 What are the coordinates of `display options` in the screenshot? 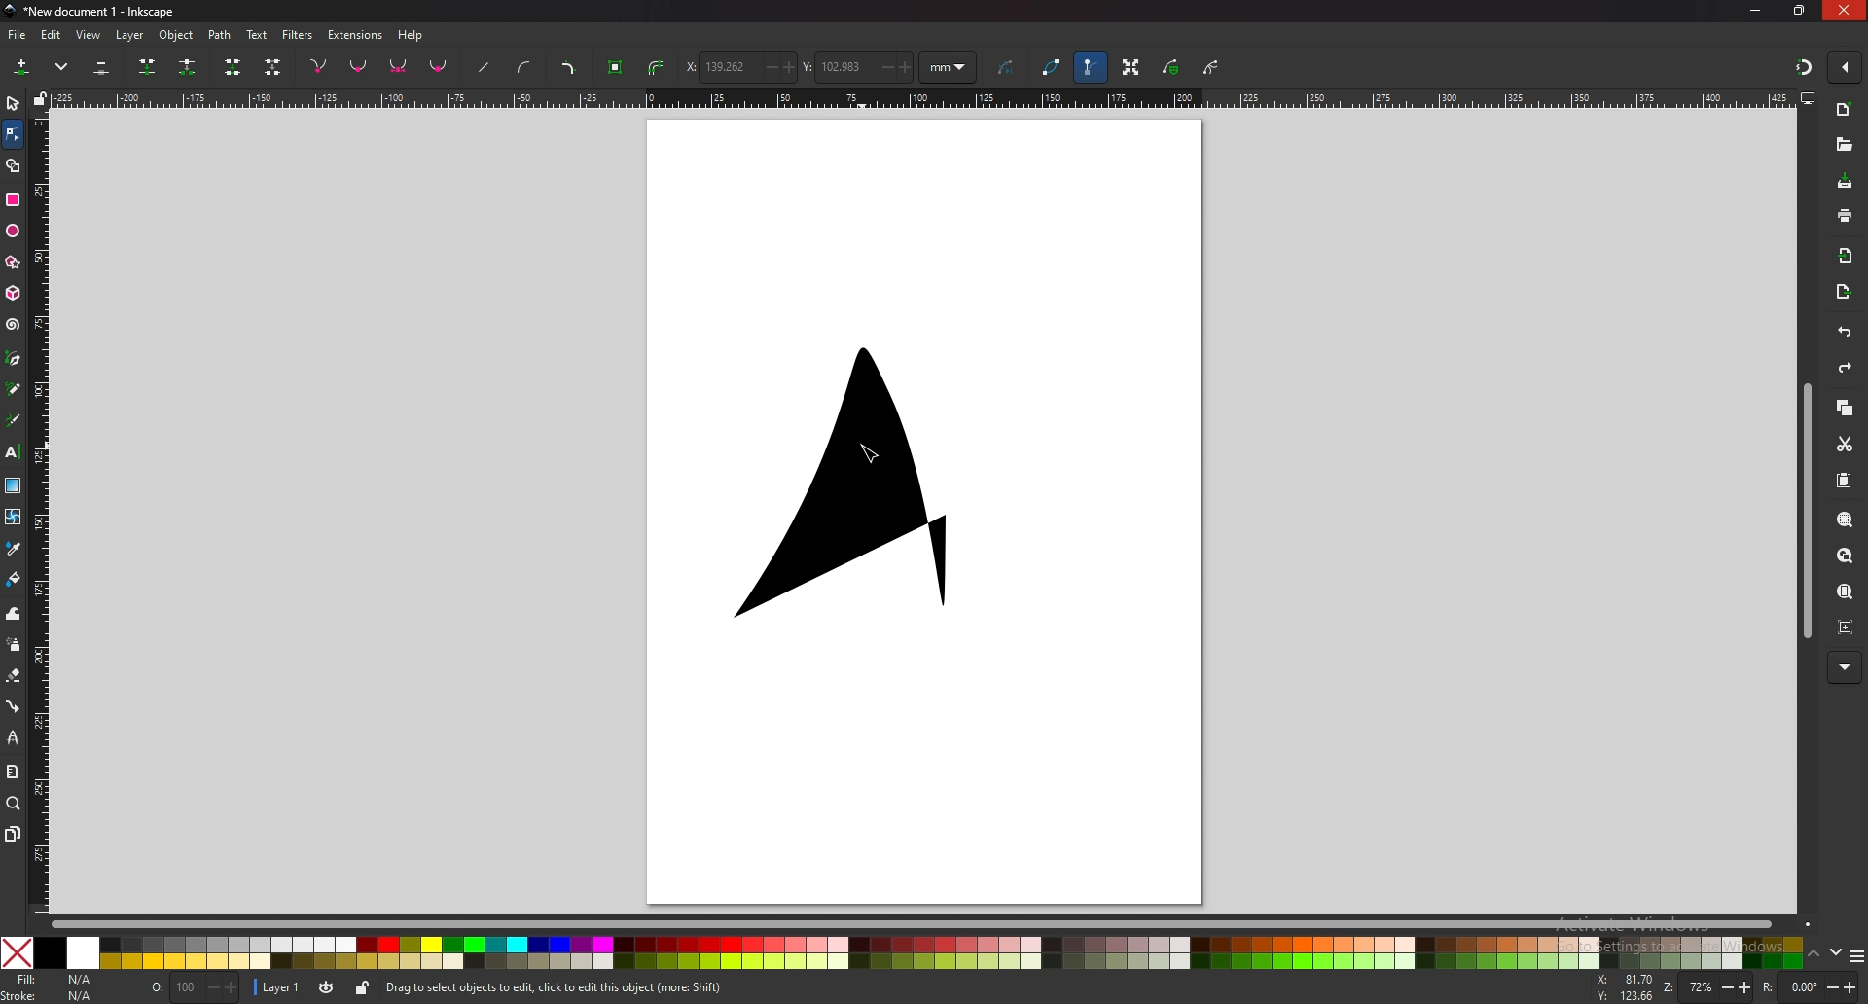 It's located at (1809, 98).